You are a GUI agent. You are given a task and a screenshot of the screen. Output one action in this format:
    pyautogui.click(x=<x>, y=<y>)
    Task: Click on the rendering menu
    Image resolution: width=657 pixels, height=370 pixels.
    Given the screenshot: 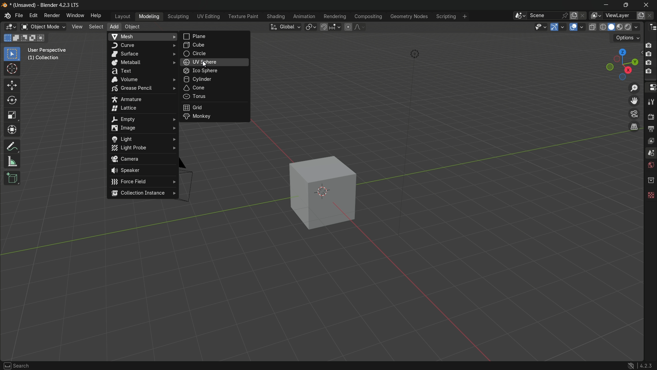 What is the action you would take?
    pyautogui.click(x=335, y=16)
    